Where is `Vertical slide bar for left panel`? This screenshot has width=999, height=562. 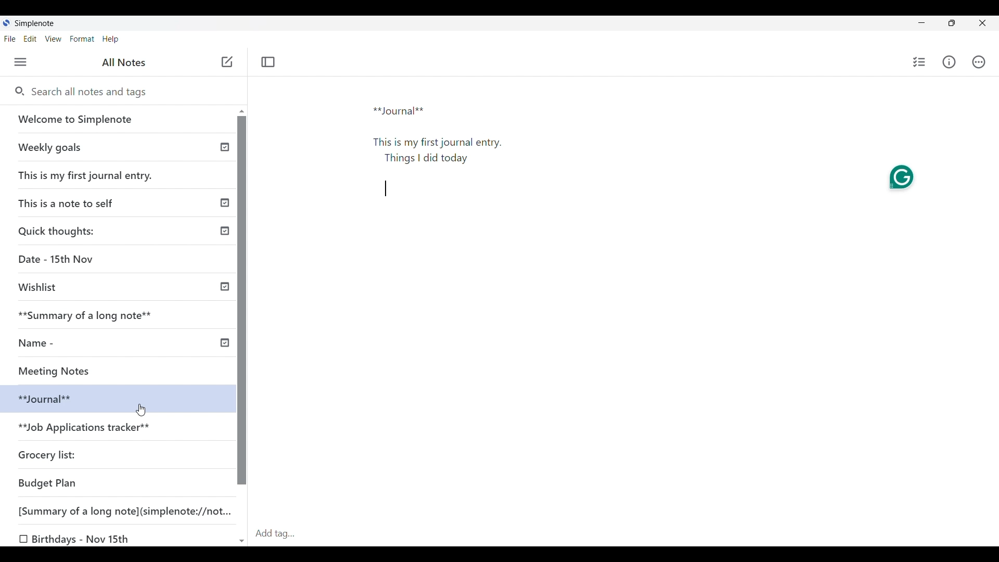
Vertical slide bar for left panel is located at coordinates (242, 301).